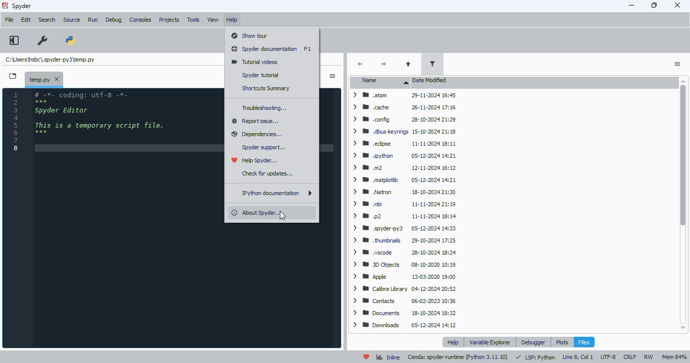 This screenshot has width=690, height=363. I want to click on plots, so click(562, 342).